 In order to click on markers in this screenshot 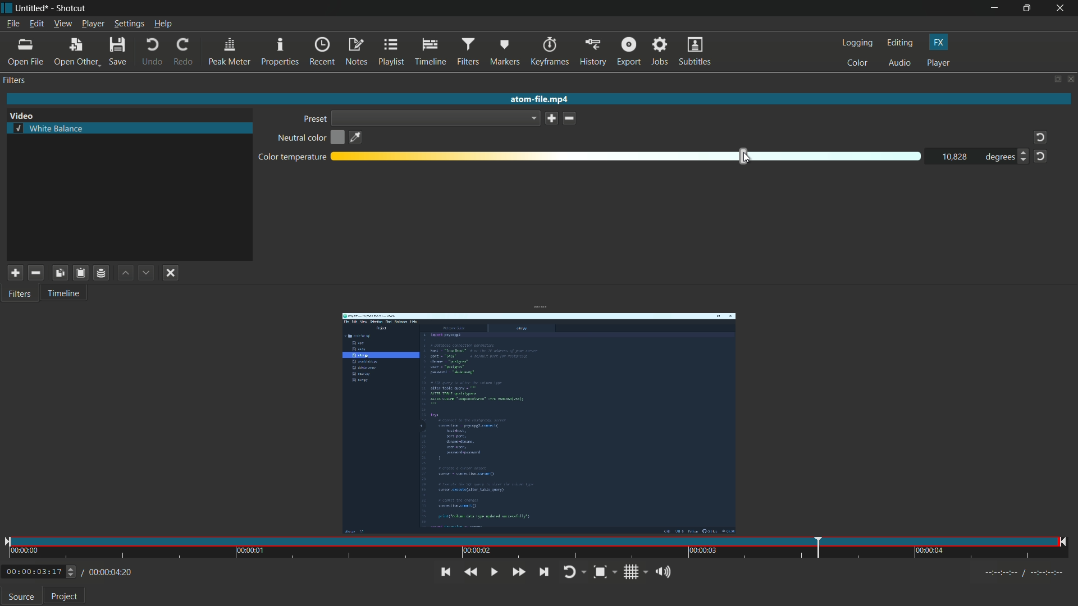, I will do `click(505, 52)`.